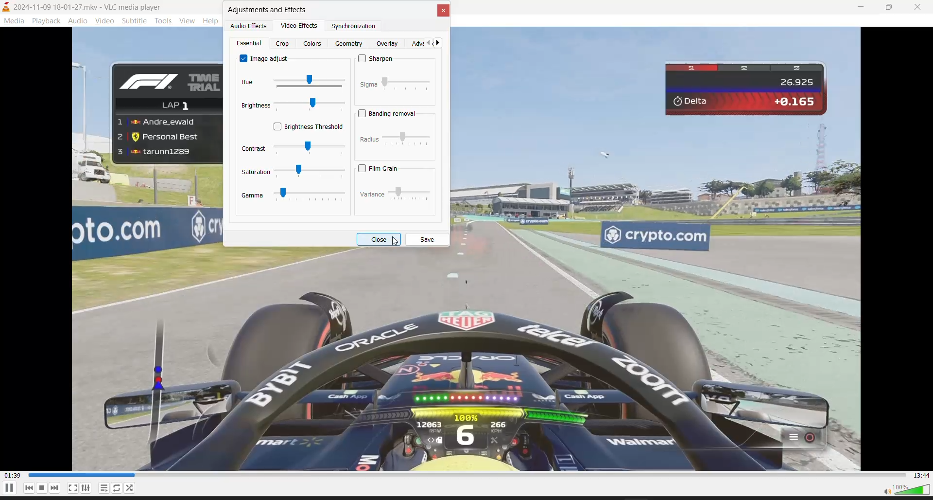  Describe the element at coordinates (291, 172) in the screenshot. I see `saturation` at that location.